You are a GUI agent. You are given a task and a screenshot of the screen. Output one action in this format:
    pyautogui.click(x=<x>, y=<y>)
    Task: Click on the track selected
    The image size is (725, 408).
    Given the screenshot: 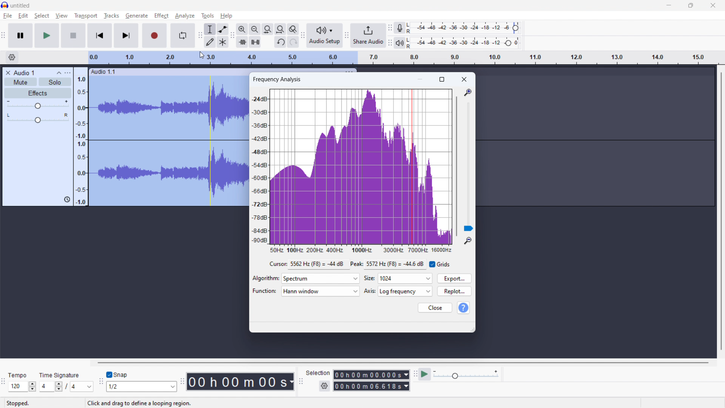 What is the action you would take?
    pyautogui.click(x=168, y=142)
    